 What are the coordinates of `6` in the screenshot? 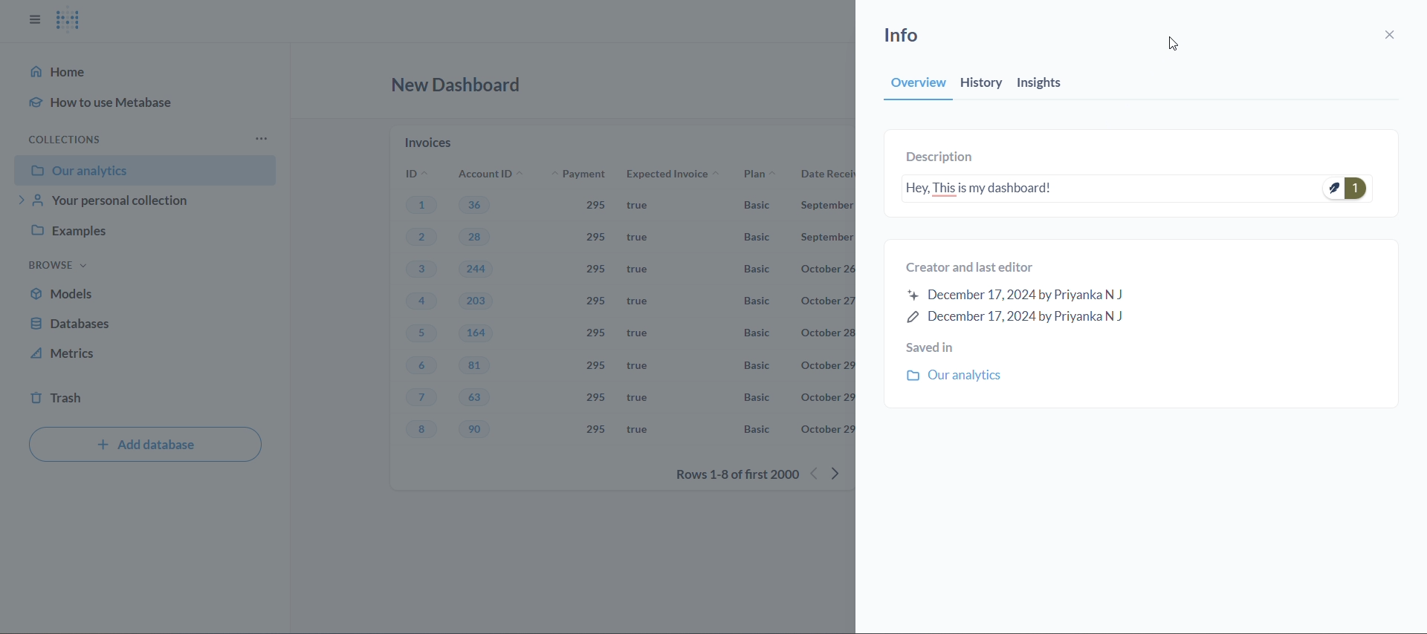 It's located at (421, 367).